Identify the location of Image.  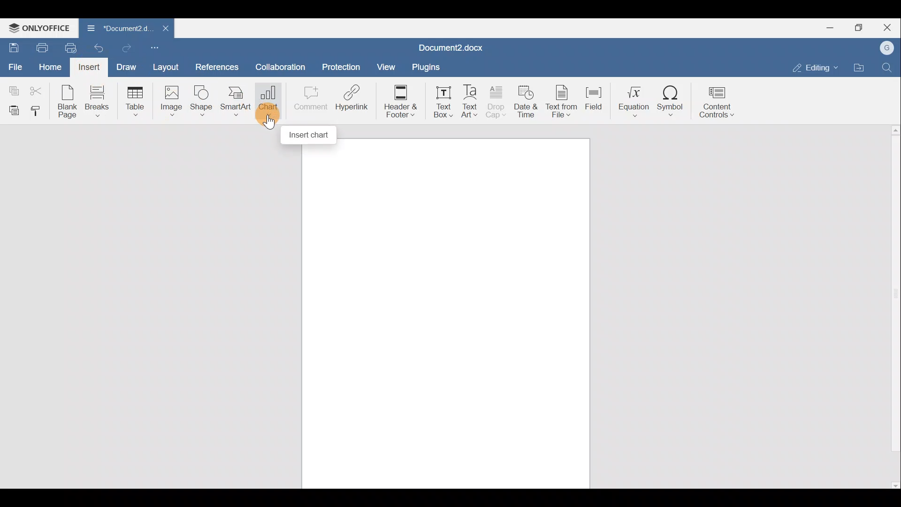
(170, 101).